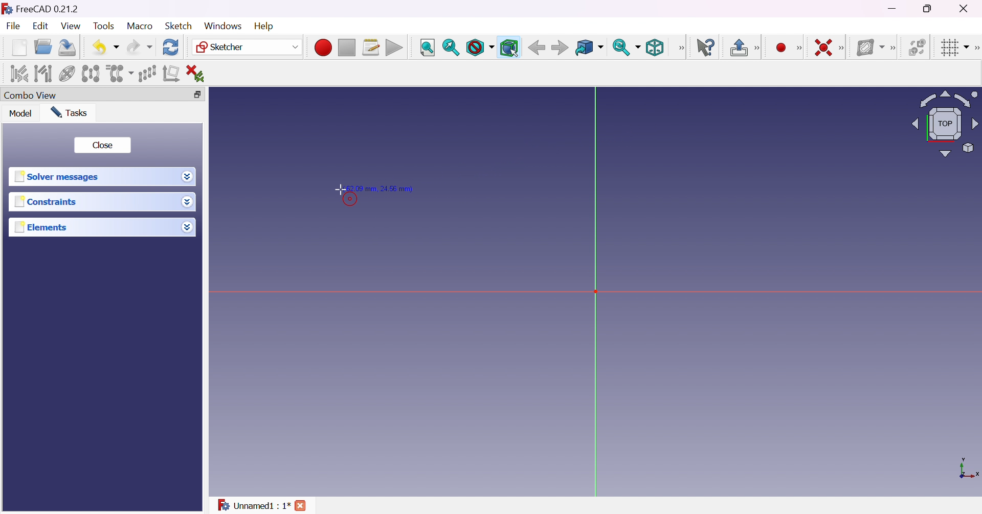 The width and height of the screenshot is (982, 514). I want to click on Restore down, so click(194, 95).